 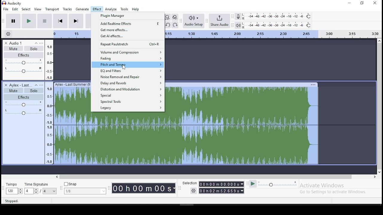 What do you see at coordinates (128, 36) in the screenshot?
I see `get AI effects` at bounding box center [128, 36].